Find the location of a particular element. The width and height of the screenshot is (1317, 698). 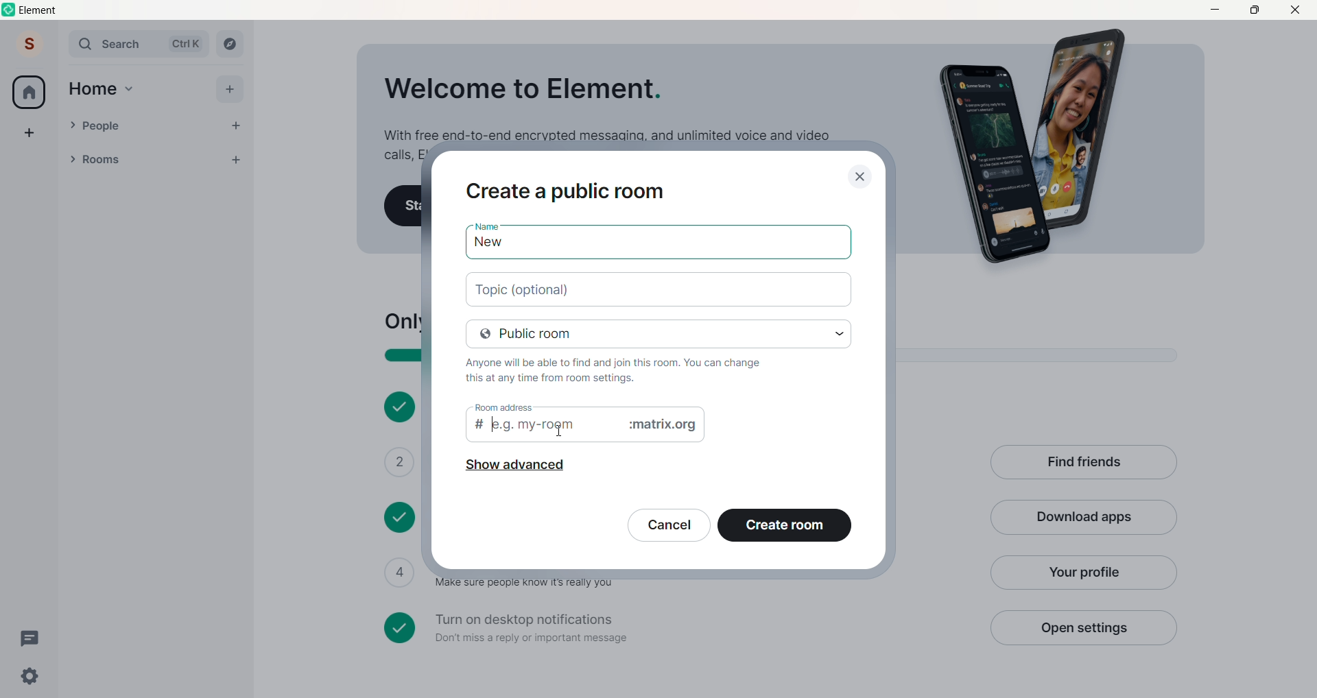

named added: "new" is located at coordinates (658, 245).